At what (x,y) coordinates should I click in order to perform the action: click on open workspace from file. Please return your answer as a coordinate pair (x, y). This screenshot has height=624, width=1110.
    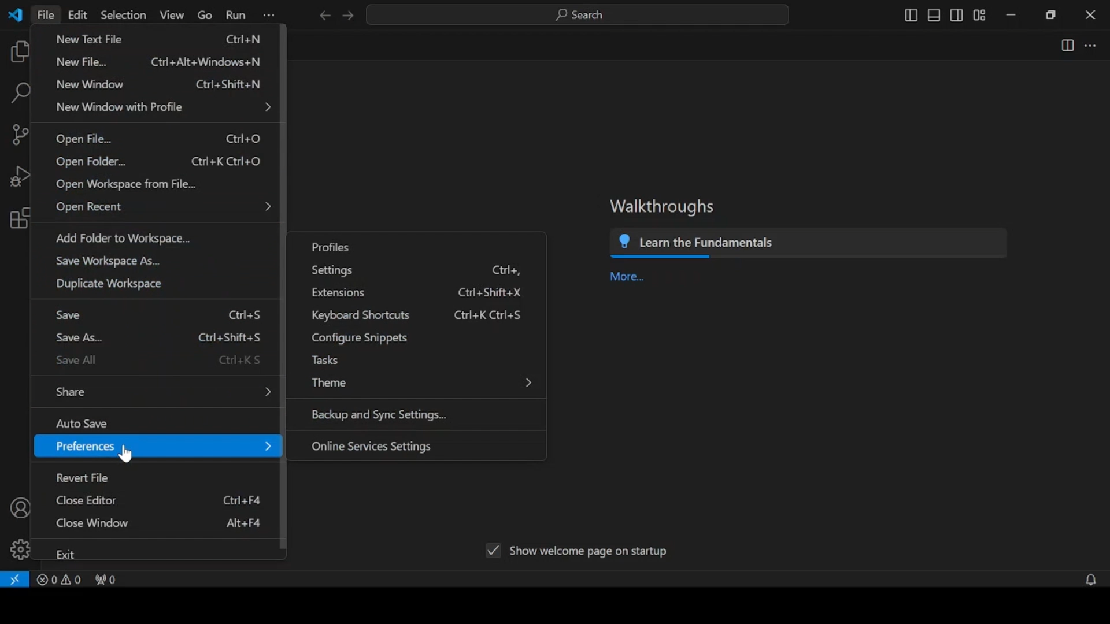
    Looking at the image, I should click on (126, 185).